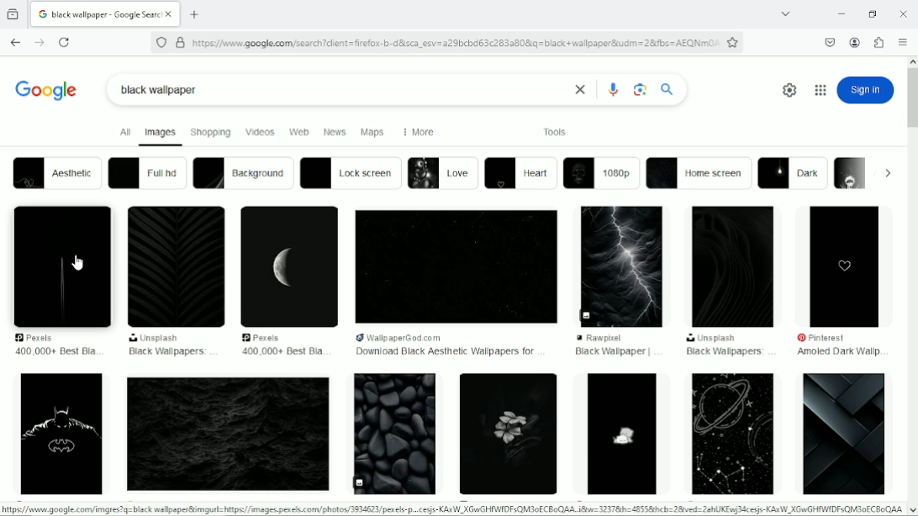 The image size is (918, 516). What do you see at coordinates (416, 132) in the screenshot?
I see `more` at bounding box center [416, 132].